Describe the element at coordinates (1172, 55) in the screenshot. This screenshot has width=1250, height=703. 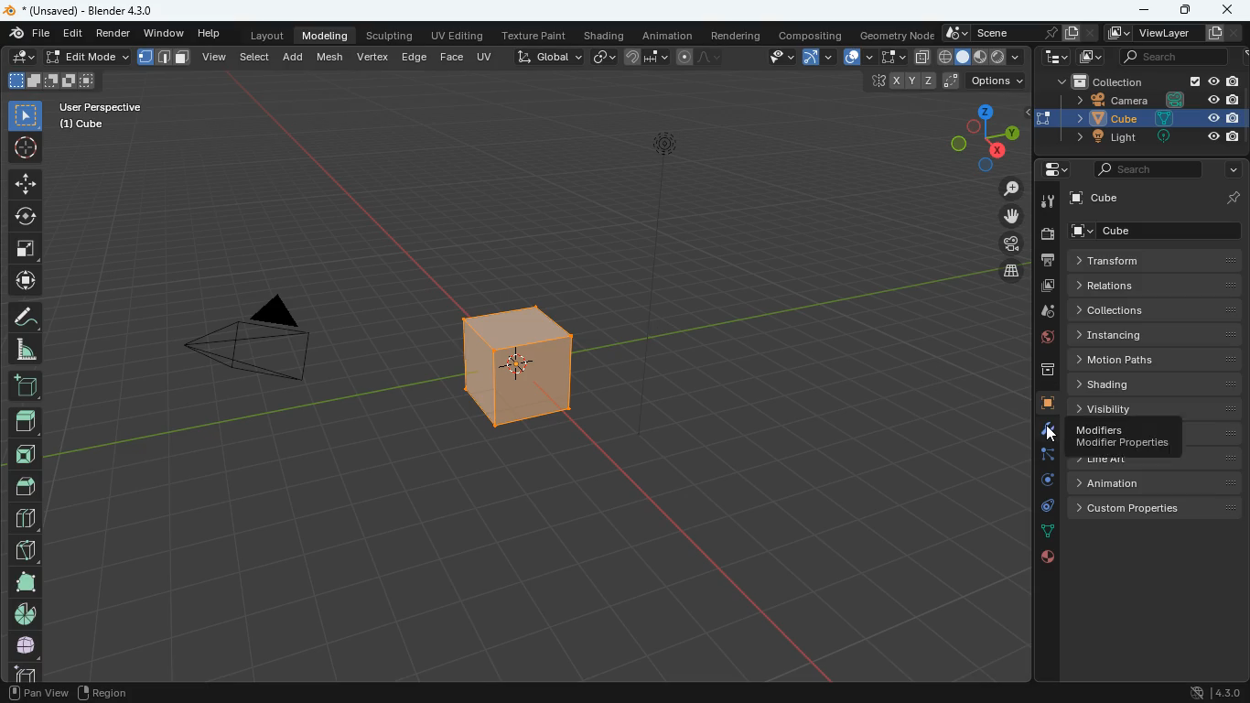
I see `scene` at that location.